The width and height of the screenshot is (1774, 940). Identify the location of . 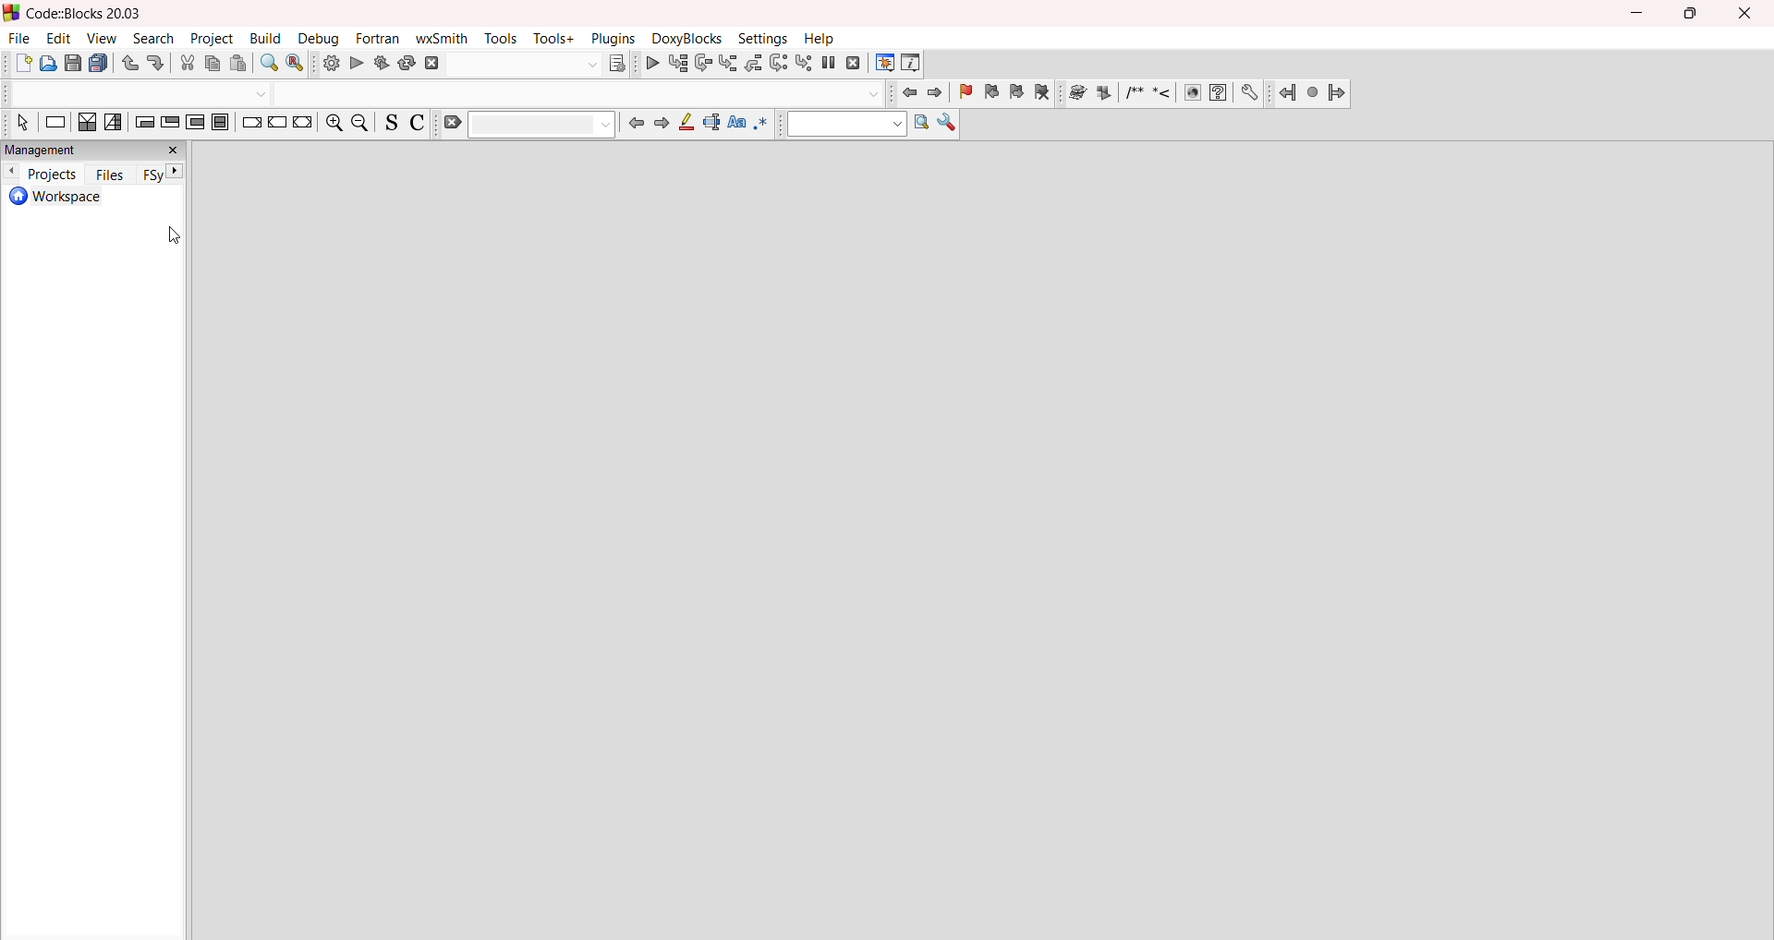
(934, 93).